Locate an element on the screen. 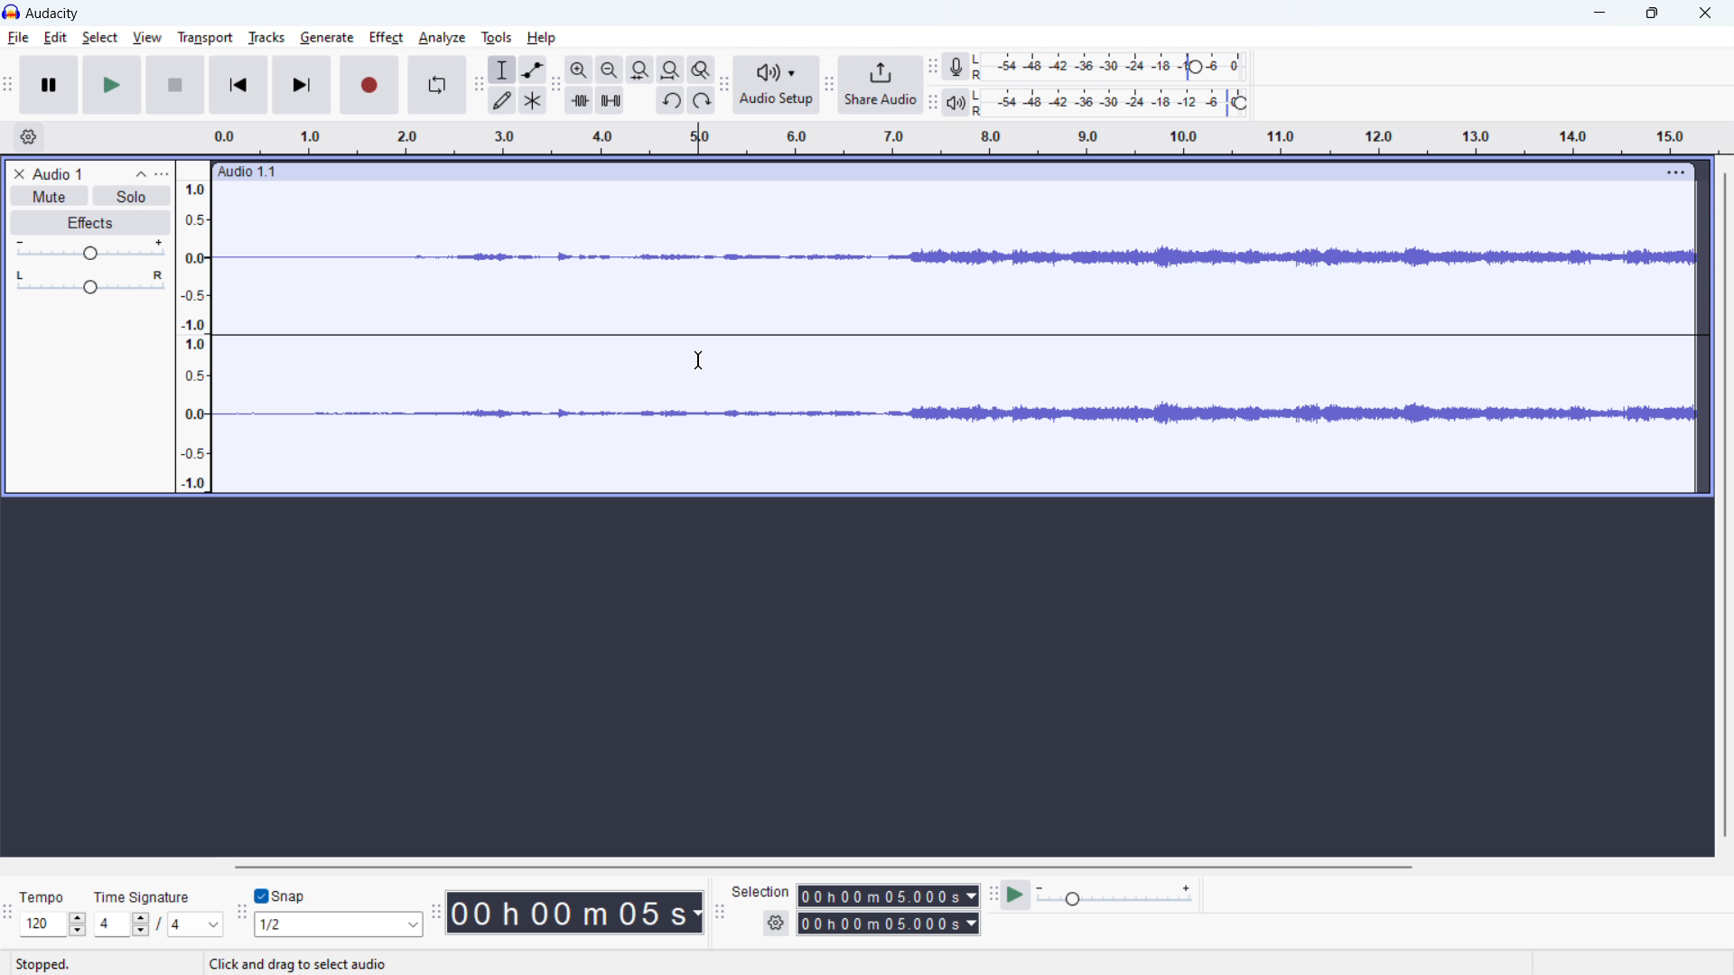 This screenshot has height=975, width=1734. settings is located at coordinates (775, 924).